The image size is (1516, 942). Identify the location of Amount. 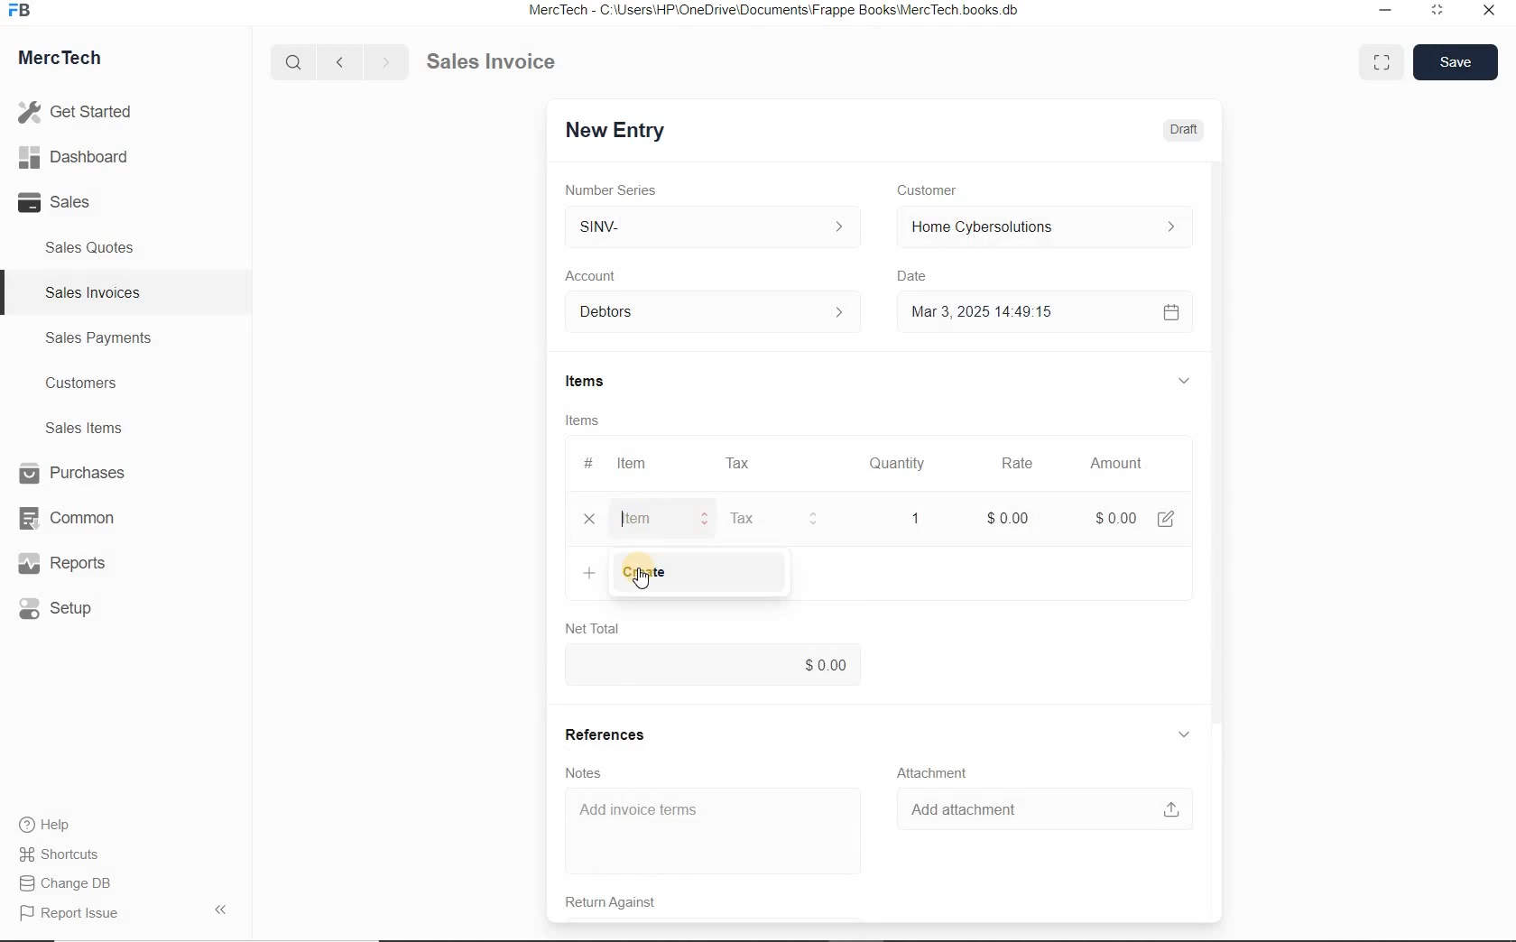
(1115, 465).